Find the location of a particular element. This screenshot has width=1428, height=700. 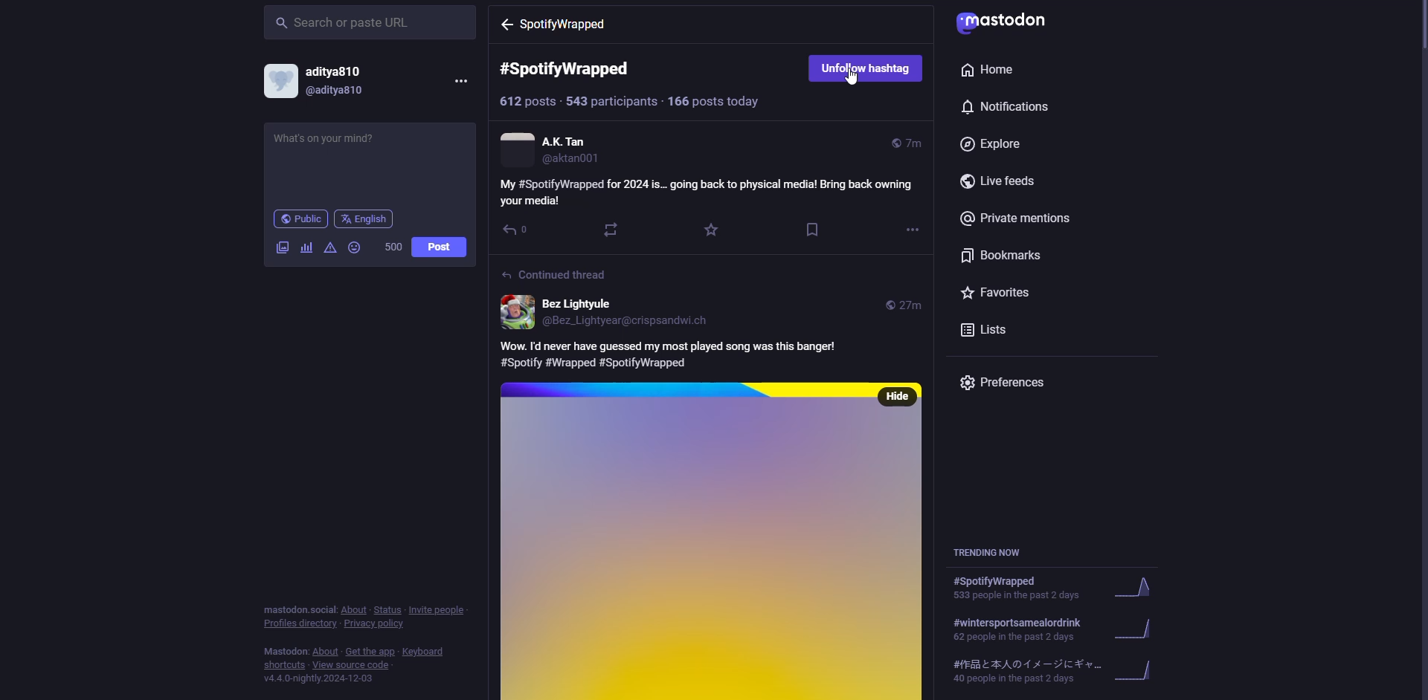

reply is located at coordinates (517, 230).